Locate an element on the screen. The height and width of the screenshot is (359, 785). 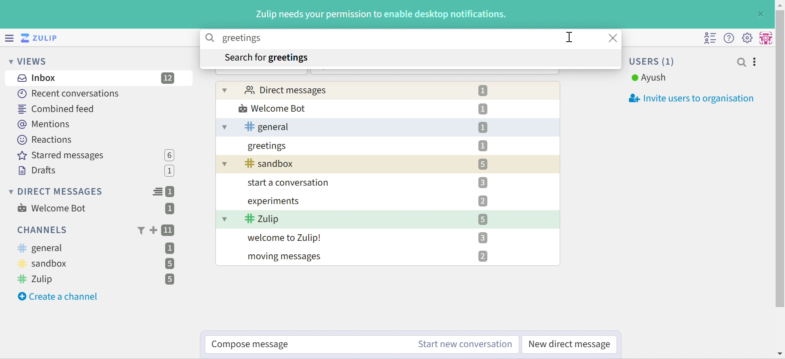
Zulip needs your permission to enable desktop notifications. is located at coordinates (382, 15).